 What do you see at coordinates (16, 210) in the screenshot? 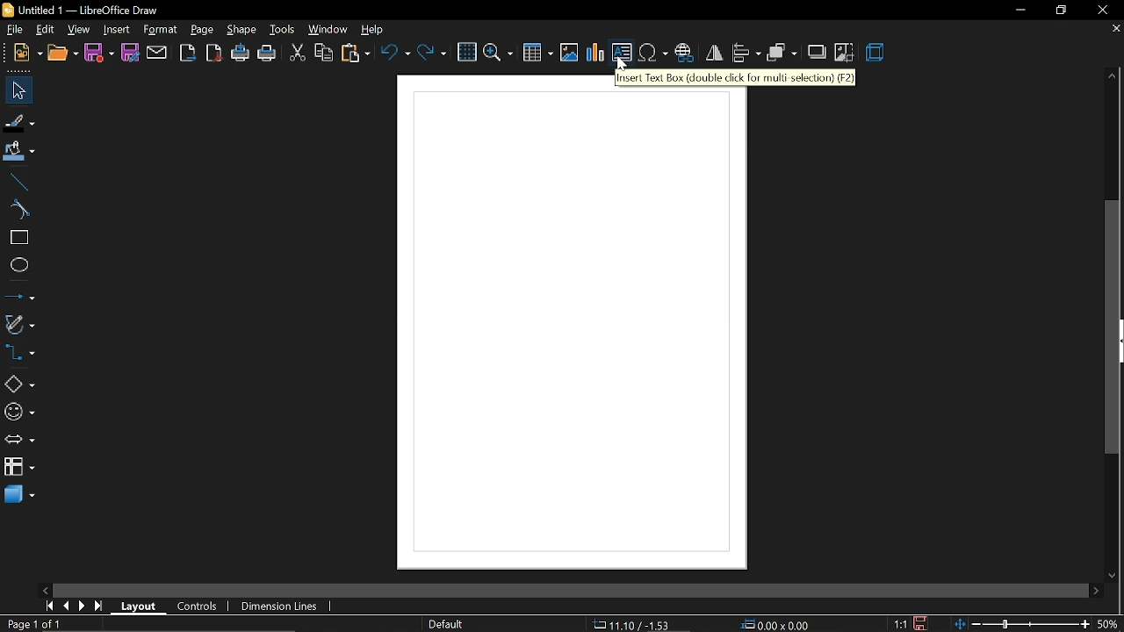
I see `curve` at bounding box center [16, 210].